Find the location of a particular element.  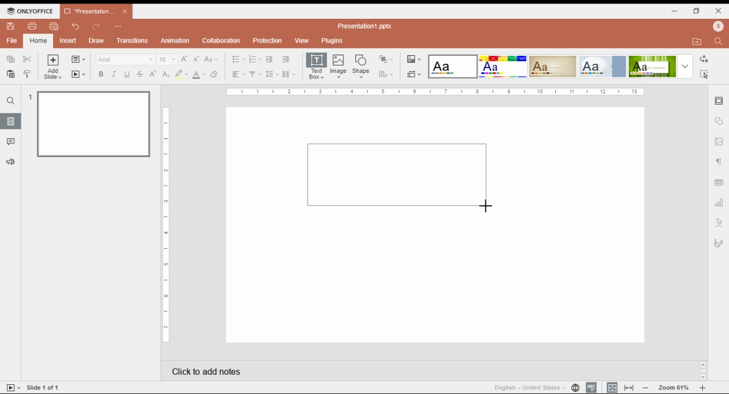

paragraph settings is located at coordinates (718, 162).